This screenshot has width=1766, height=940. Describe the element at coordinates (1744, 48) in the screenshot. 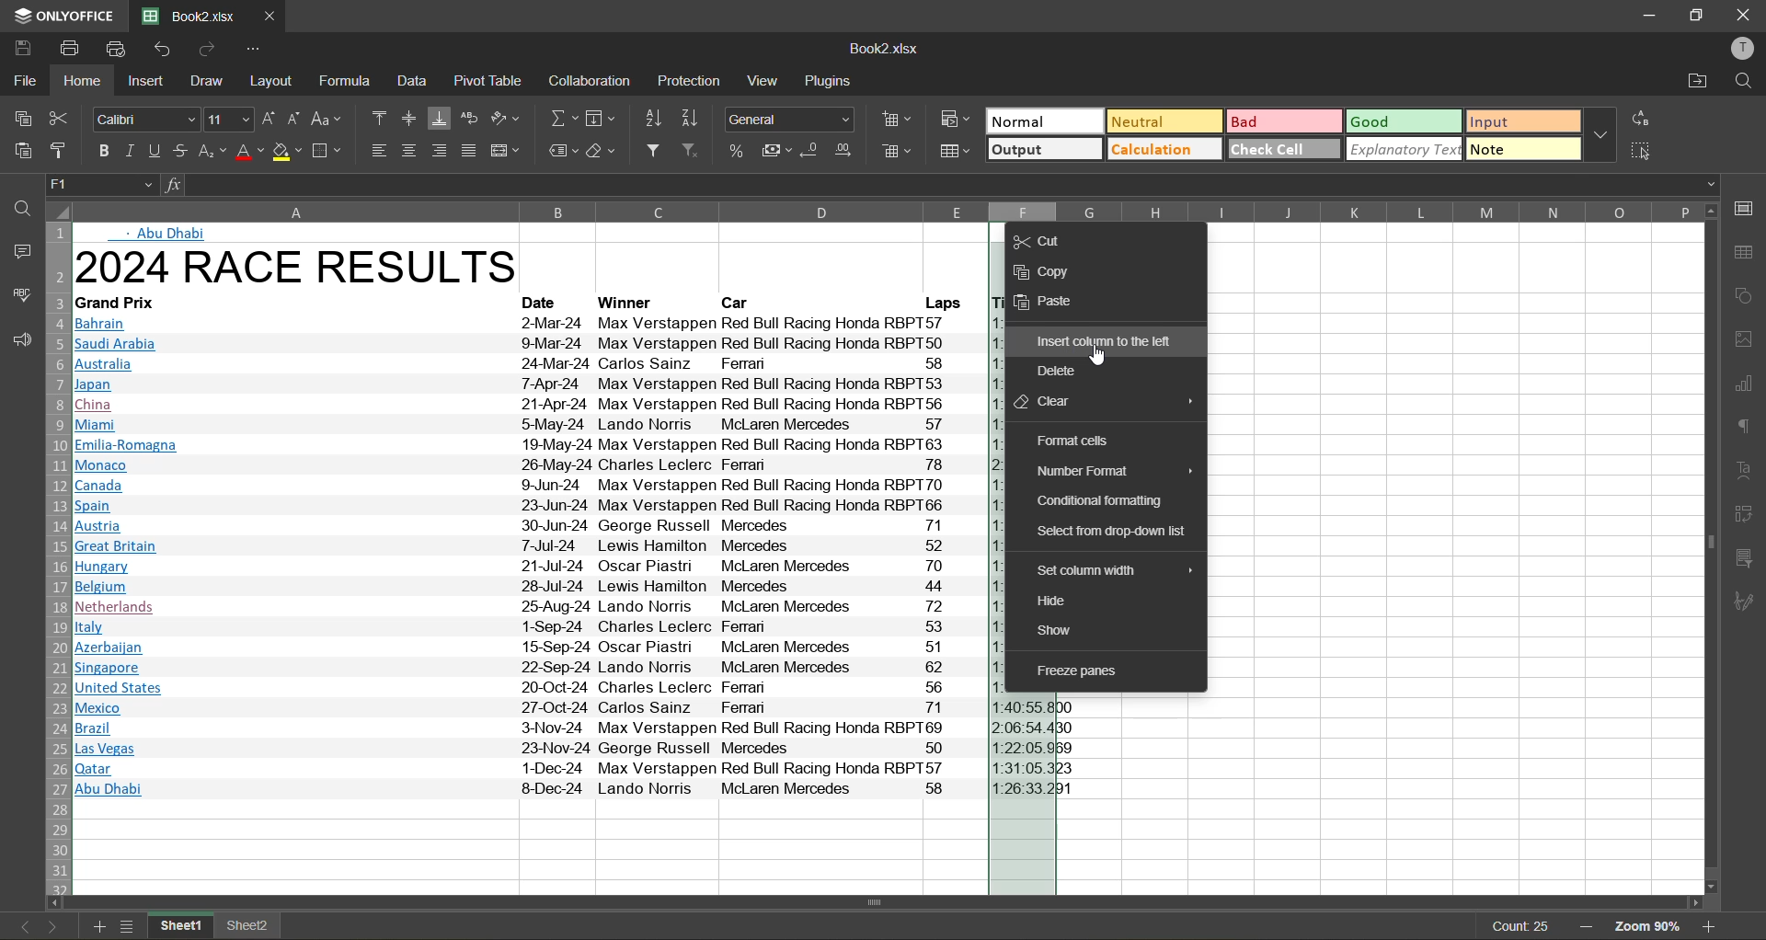

I see `profile` at that location.